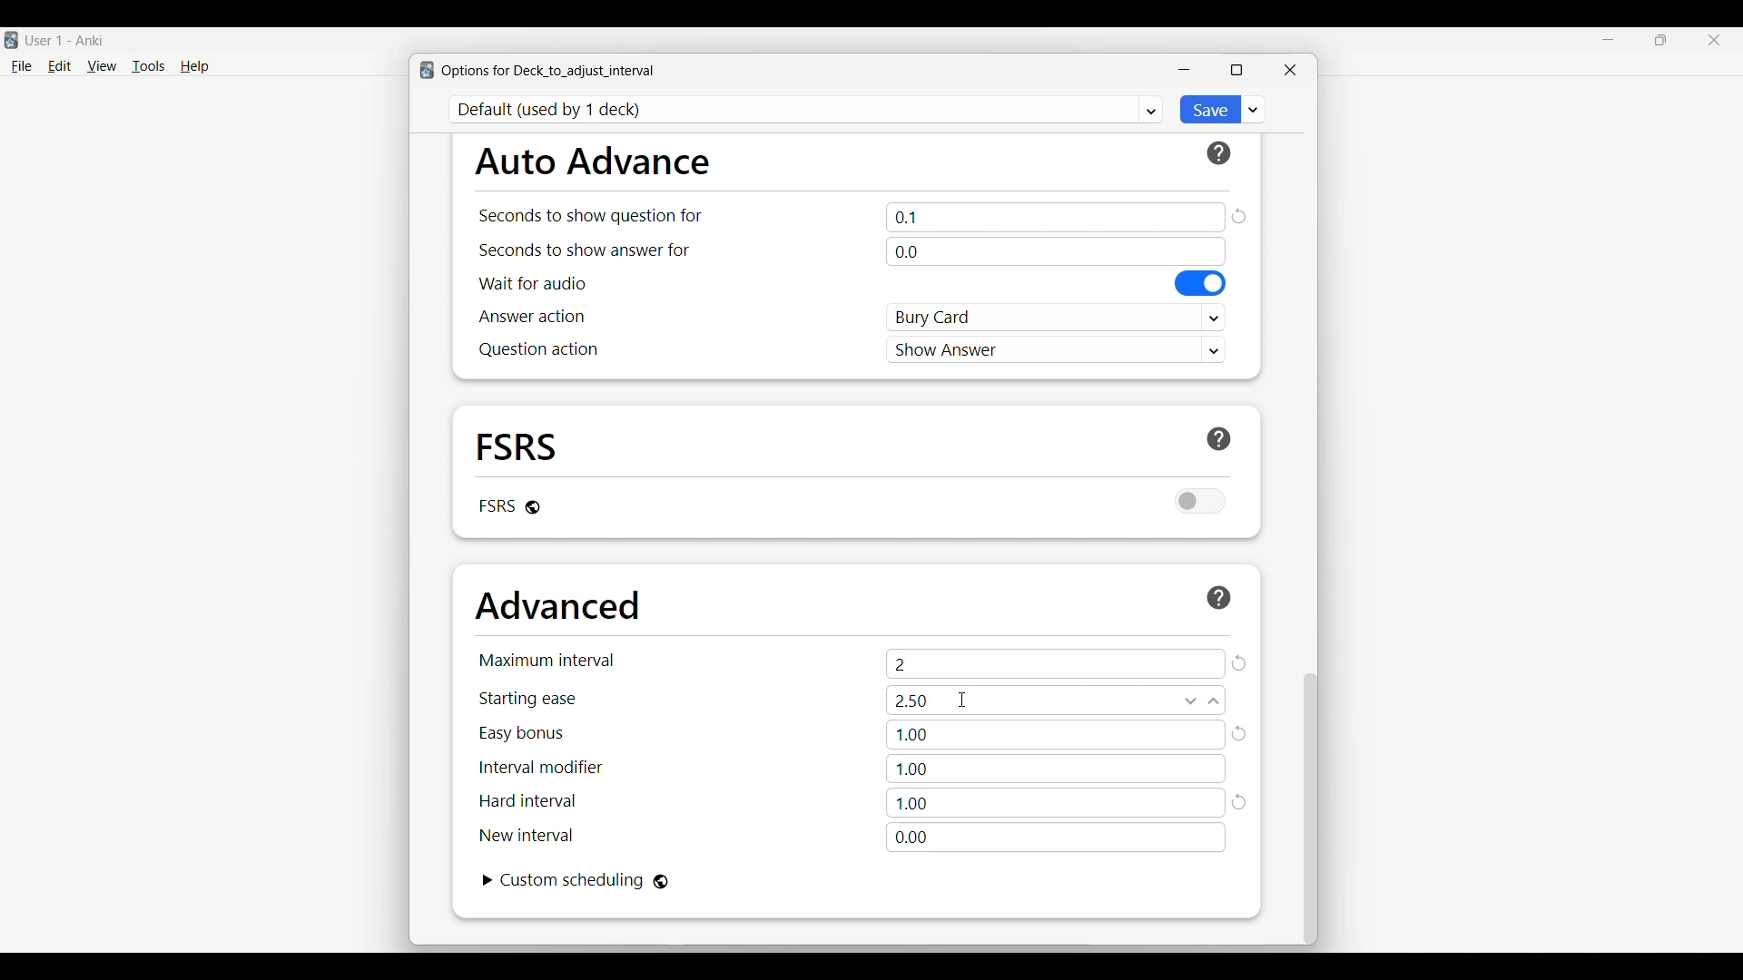  Describe the element at coordinates (557, 605) in the screenshot. I see `Advanced` at that location.